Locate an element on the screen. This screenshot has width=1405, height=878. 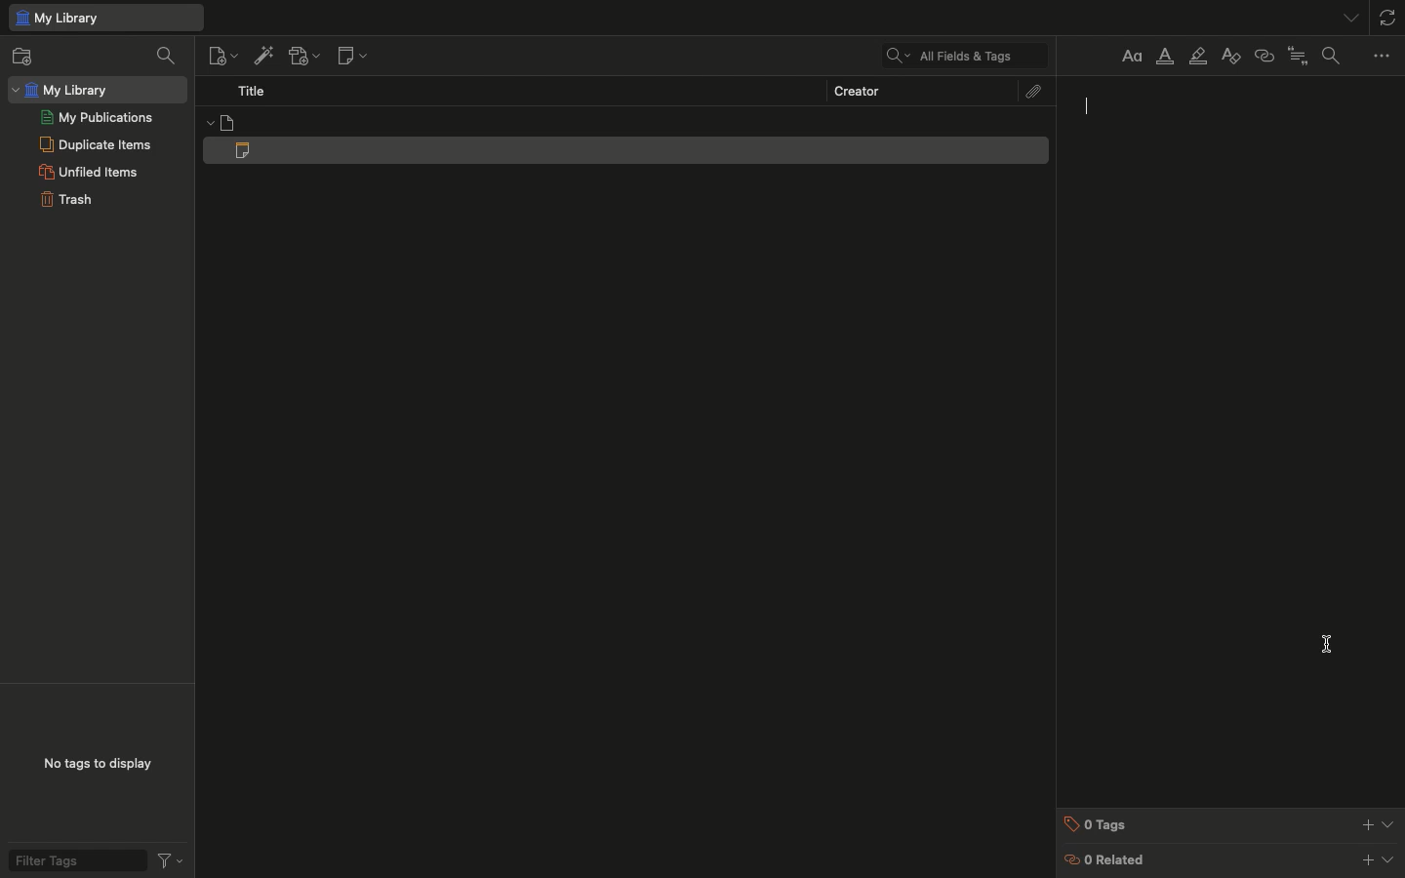
Search bar is located at coordinates (958, 55).